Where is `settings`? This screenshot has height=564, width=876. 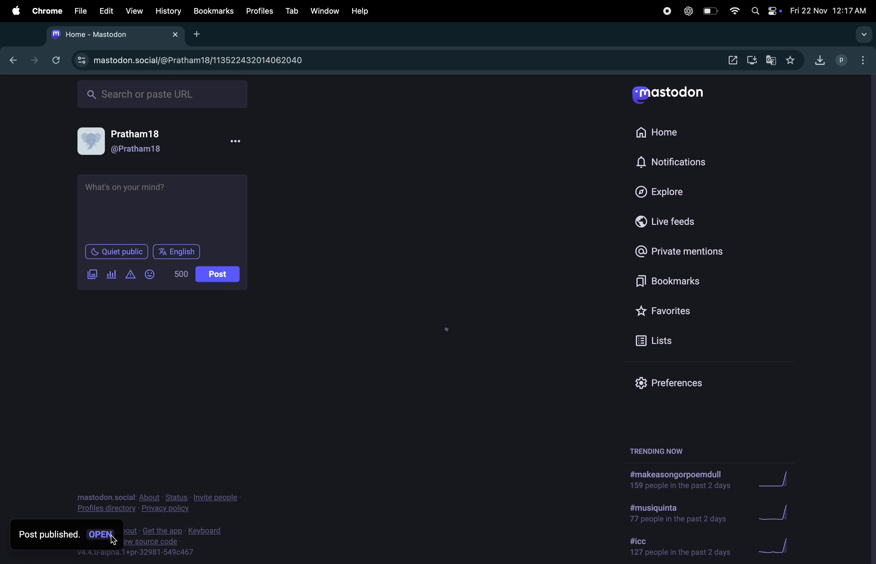
settings is located at coordinates (726, 59).